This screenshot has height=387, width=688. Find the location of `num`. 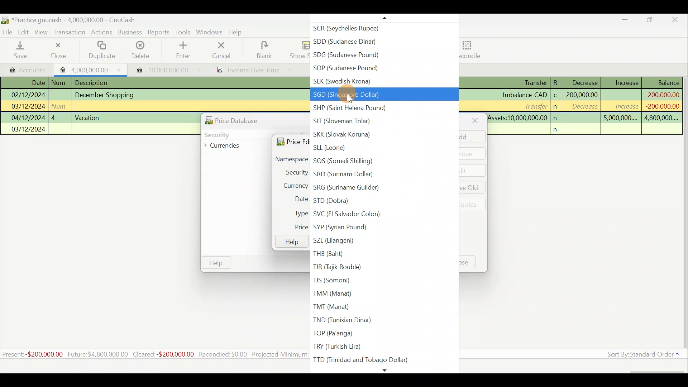

num is located at coordinates (60, 83).